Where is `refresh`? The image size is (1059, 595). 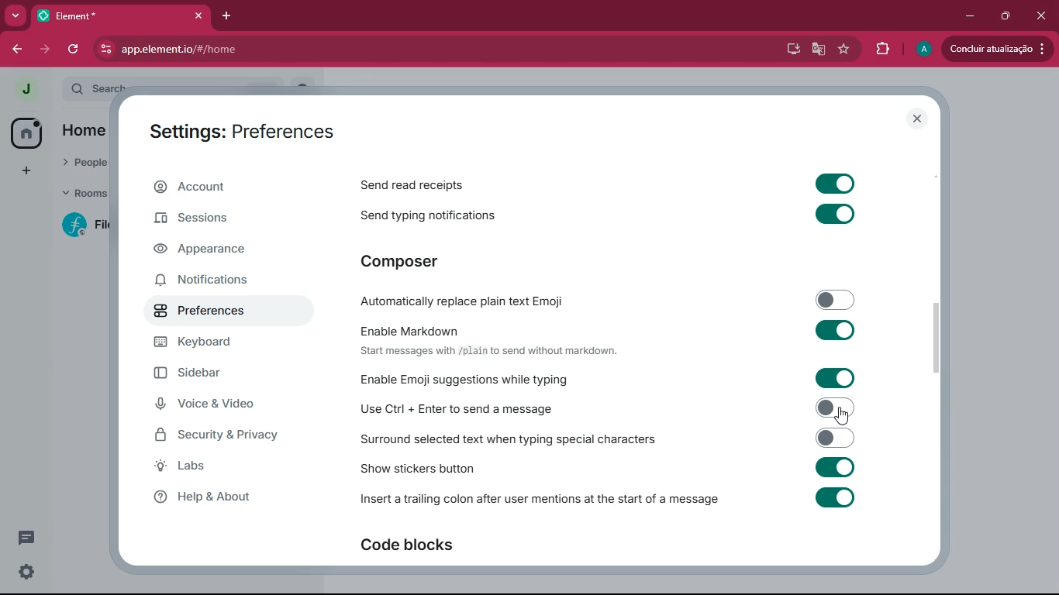
refresh is located at coordinates (77, 50).